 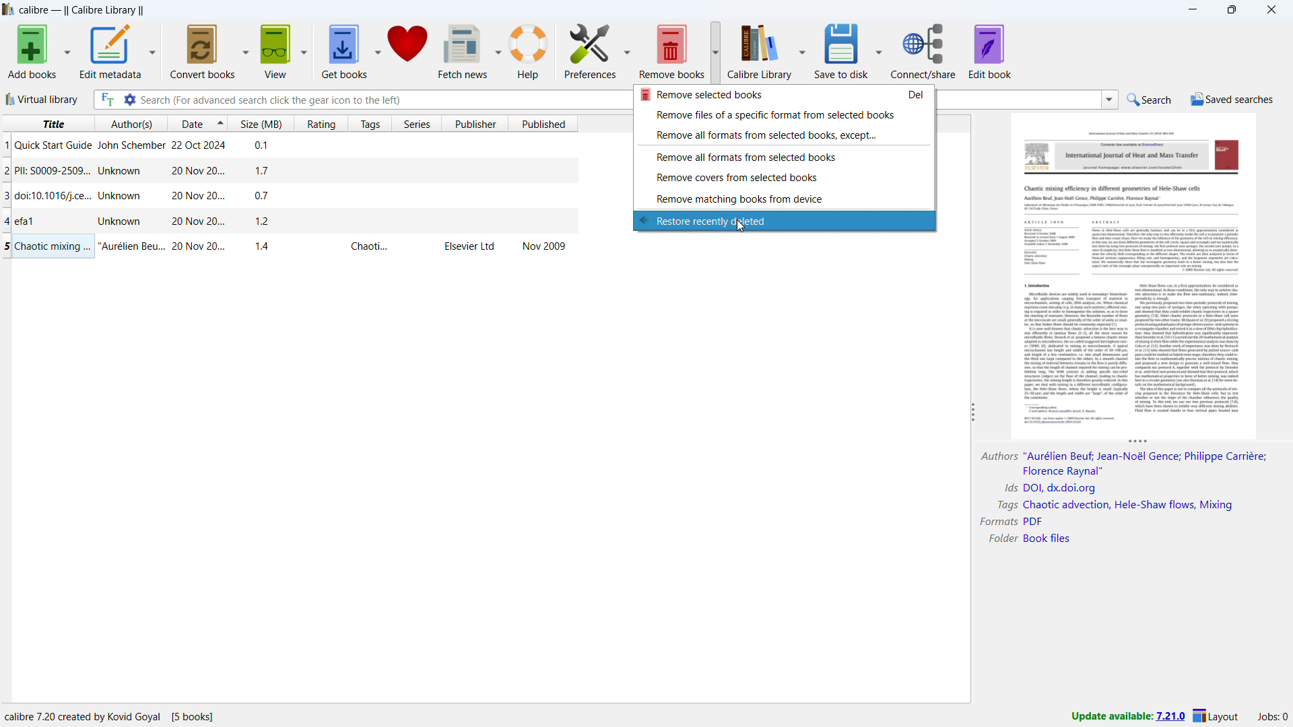 I want to click on close, so click(x=1270, y=9).